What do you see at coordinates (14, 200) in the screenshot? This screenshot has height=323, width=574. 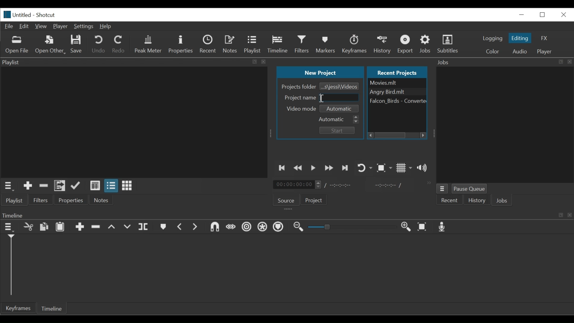 I see `Playlist` at bounding box center [14, 200].